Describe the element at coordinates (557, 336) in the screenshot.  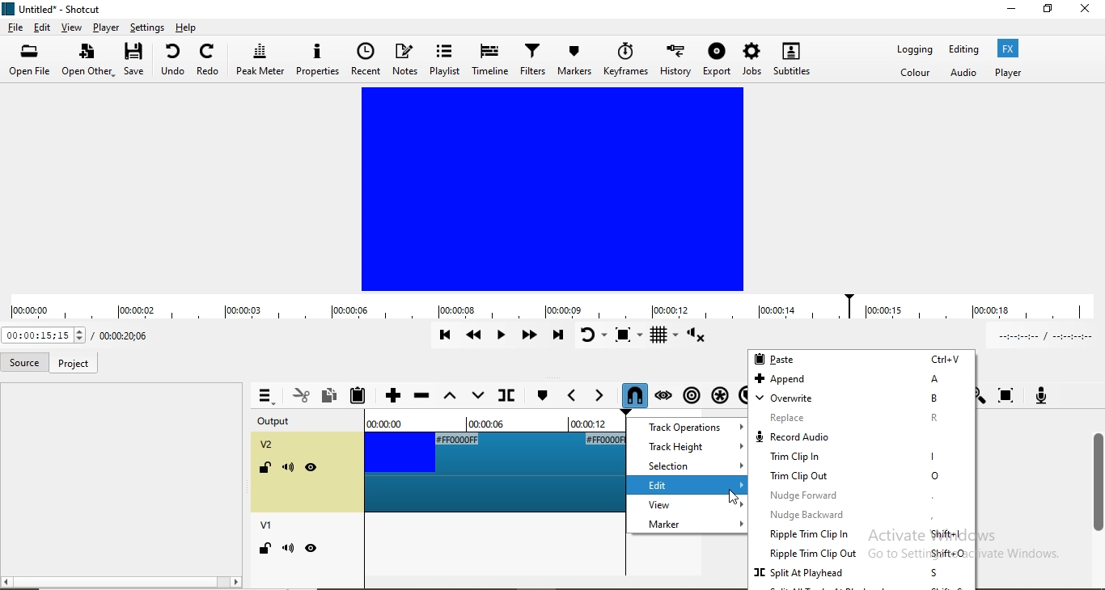
I see `Skip to the next point ` at that location.